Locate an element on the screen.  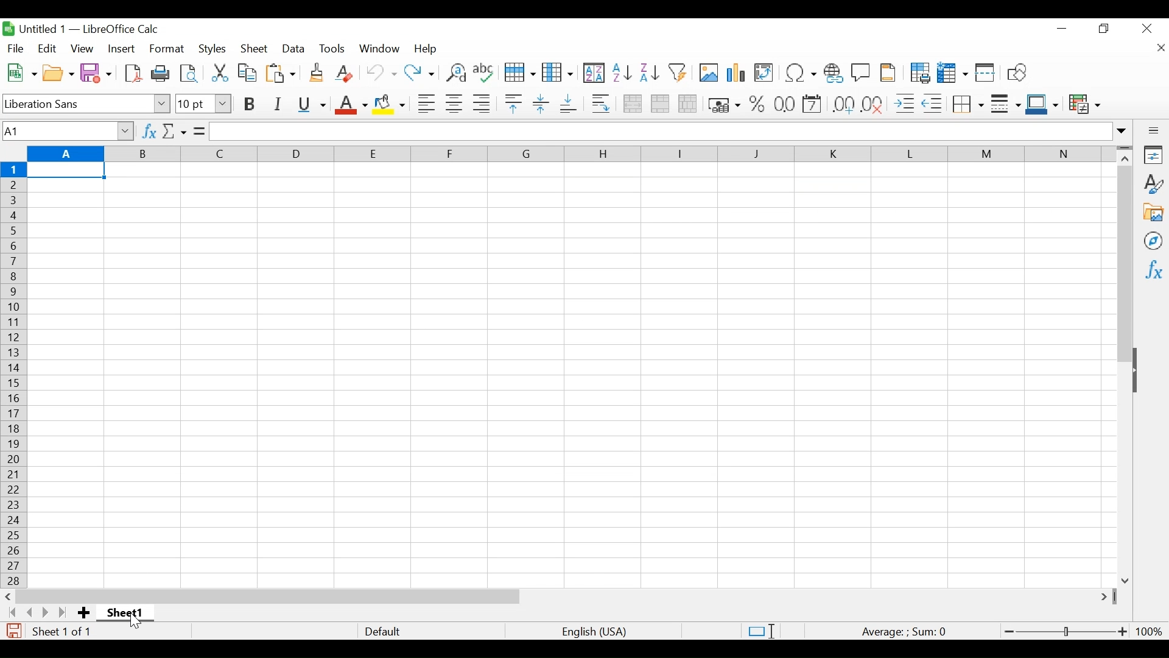
Cursor is located at coordinates (136, 622).